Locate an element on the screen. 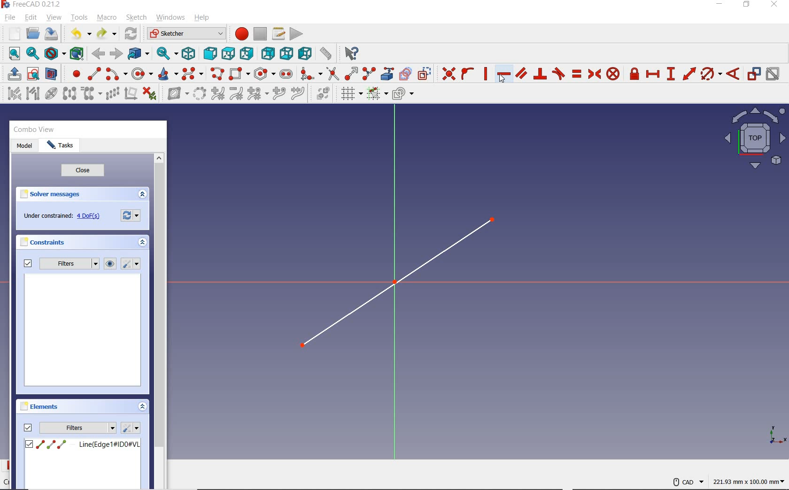 The height and width of the screenshot is (490, 789). FILTERS is located at coordinates (70, 264).